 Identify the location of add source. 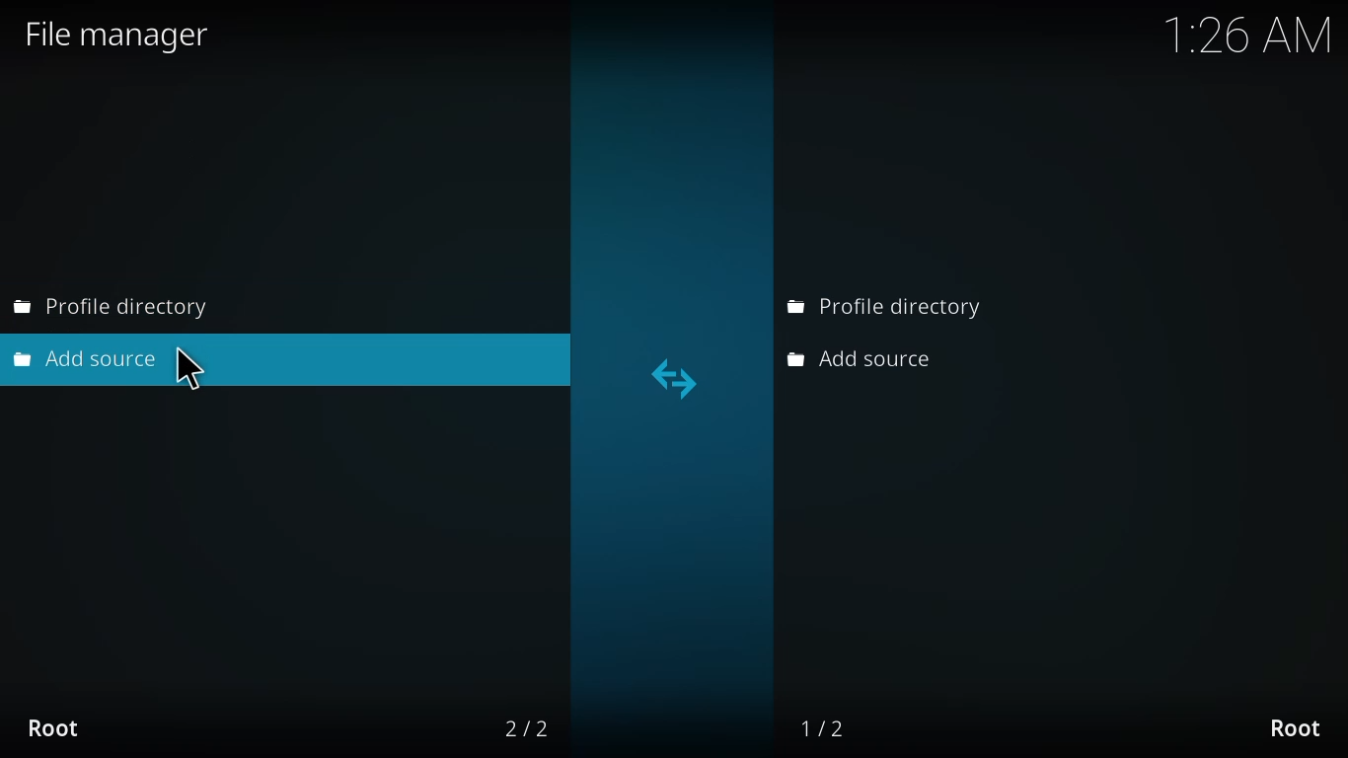
(96, 357).